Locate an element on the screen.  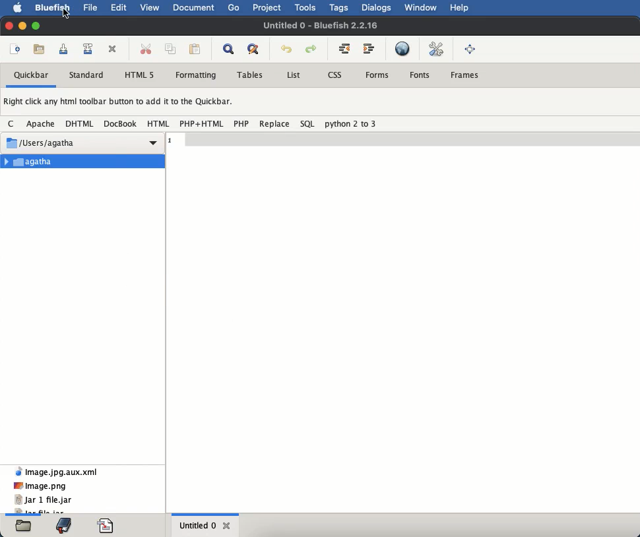
undo is located at coordinates (287, 49).